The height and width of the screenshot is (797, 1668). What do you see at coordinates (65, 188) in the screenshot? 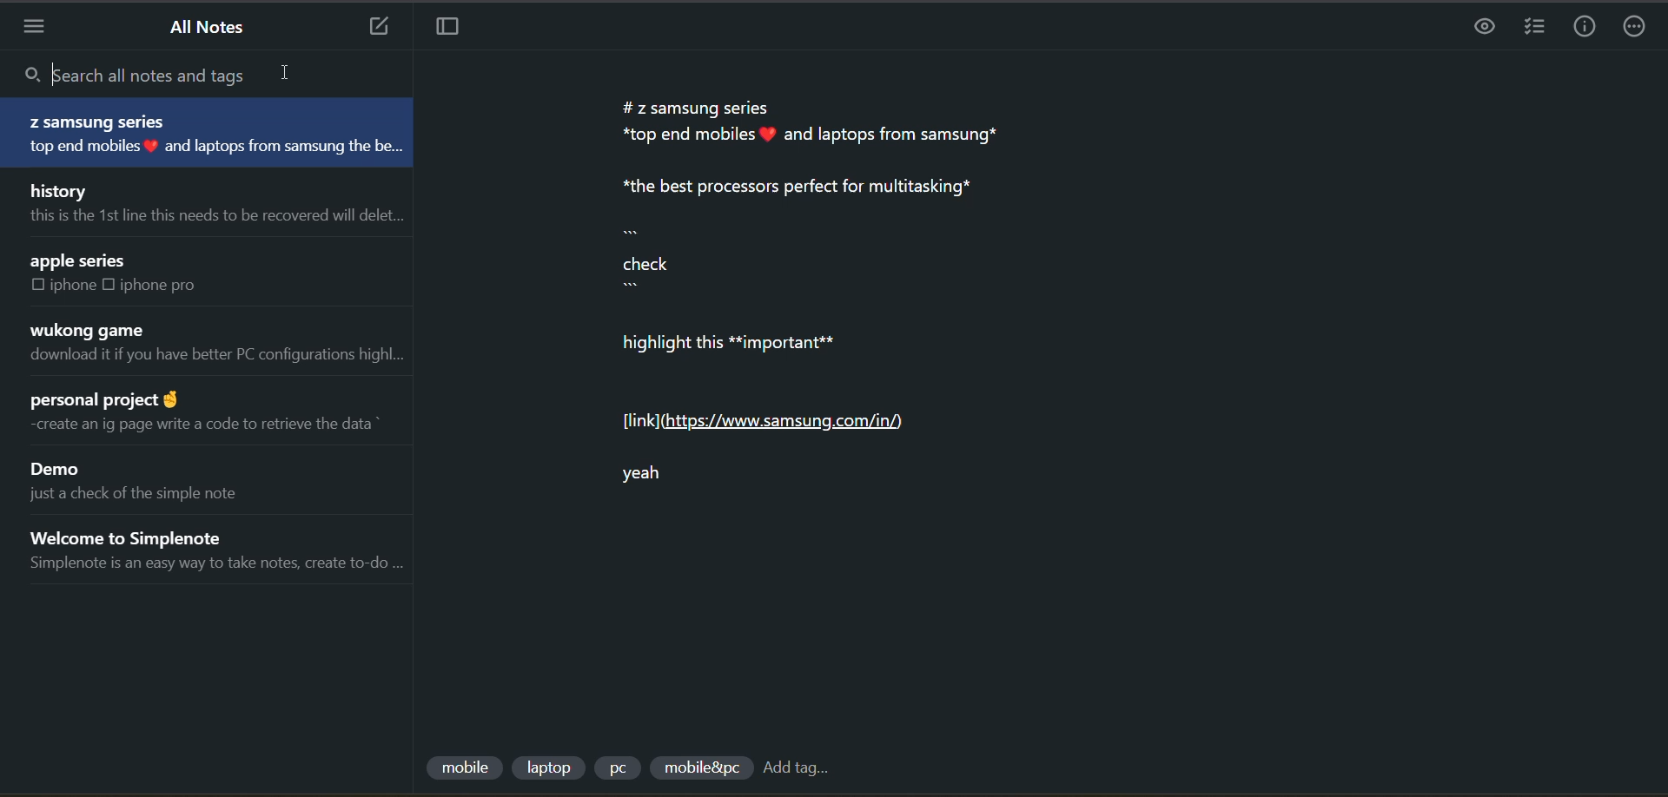
I see `history` at bounding box center [65, 188].